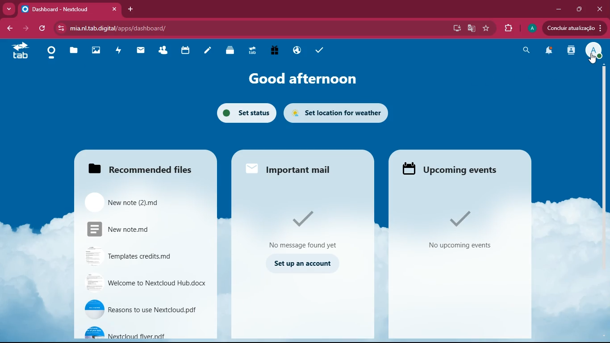  Describe the element at coordinates (139, 172) in the screenshot. I see `Recommended Files` at that location.